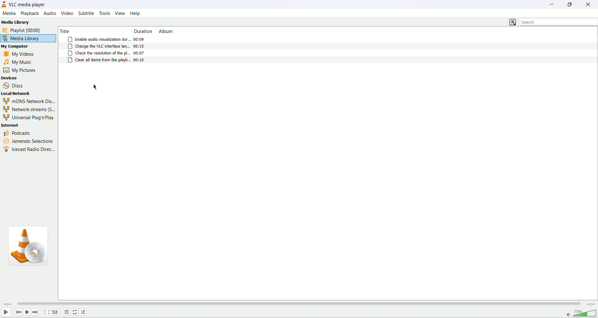 This screenshot has height=318, width=598. I want to click on playback, so click(29, 13).